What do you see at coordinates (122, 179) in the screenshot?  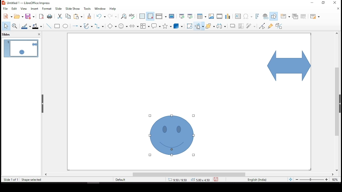 I see `default` at bounding box center [122, 179].